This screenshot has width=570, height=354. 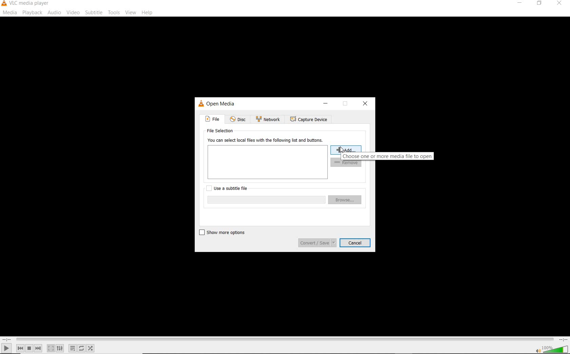 I want to click on show extended settings, so click(x=60, y=348).